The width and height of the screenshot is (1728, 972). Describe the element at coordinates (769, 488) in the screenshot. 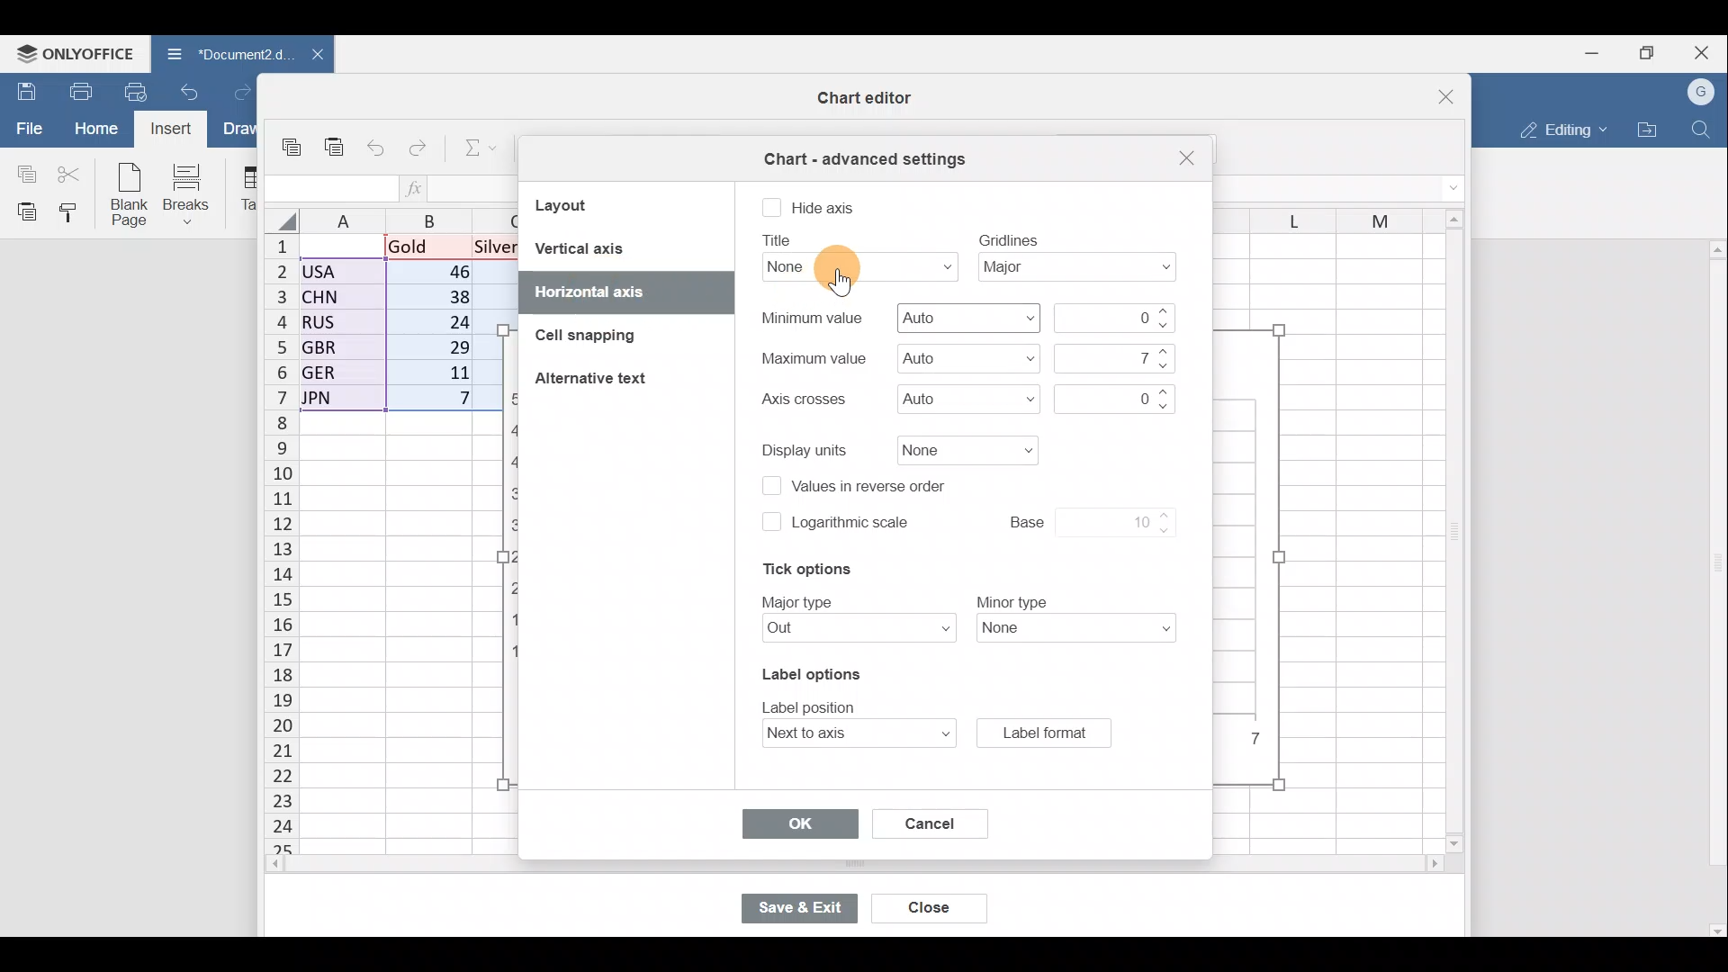

I see `checkbox` at that location.